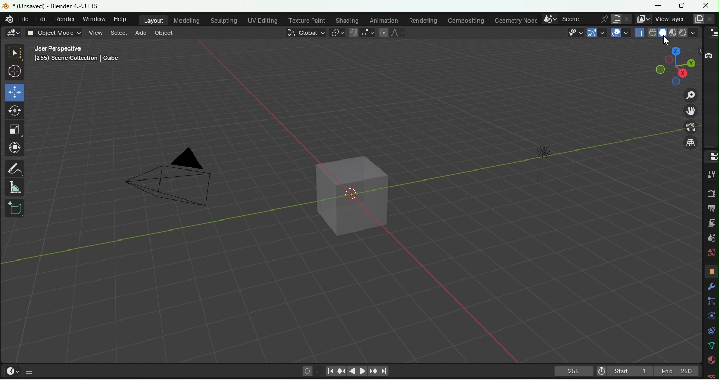 This screenshot has width=719, height=380. Describe the element at coordinates (597, 33) in the screenshot. I see `Show Gizmo` at that location.